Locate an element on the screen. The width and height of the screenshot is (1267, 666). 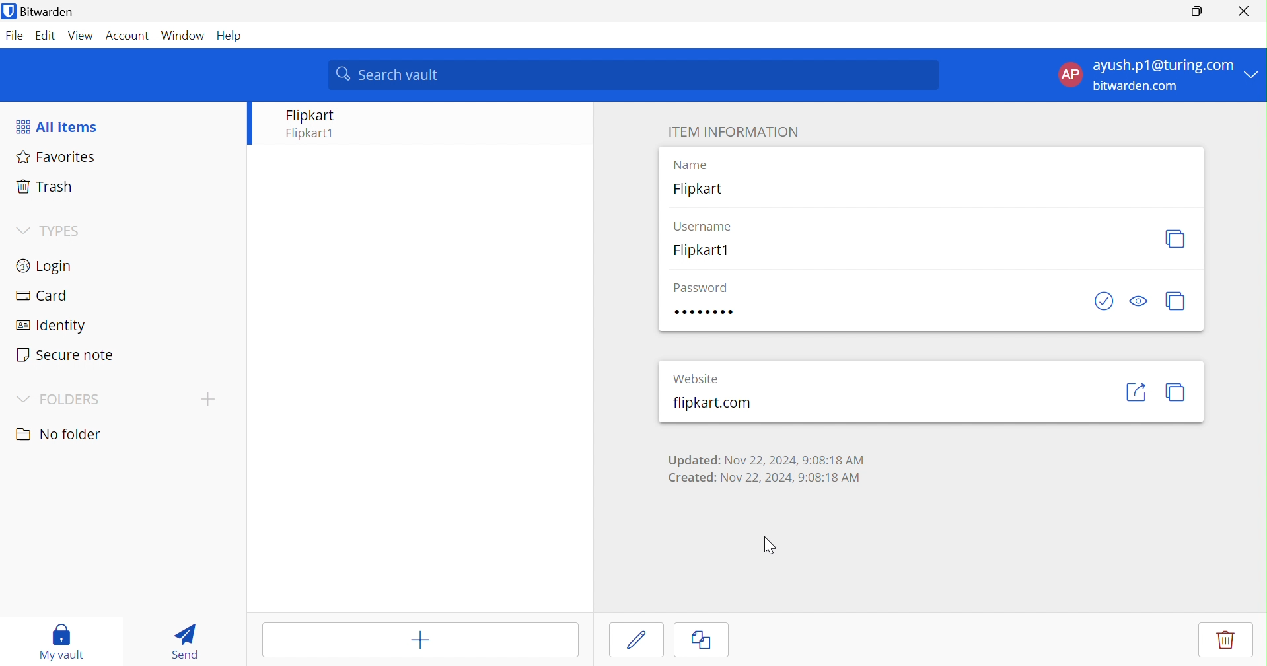
ayush.p1@gmail.com is located at coordinates (1161, 67).